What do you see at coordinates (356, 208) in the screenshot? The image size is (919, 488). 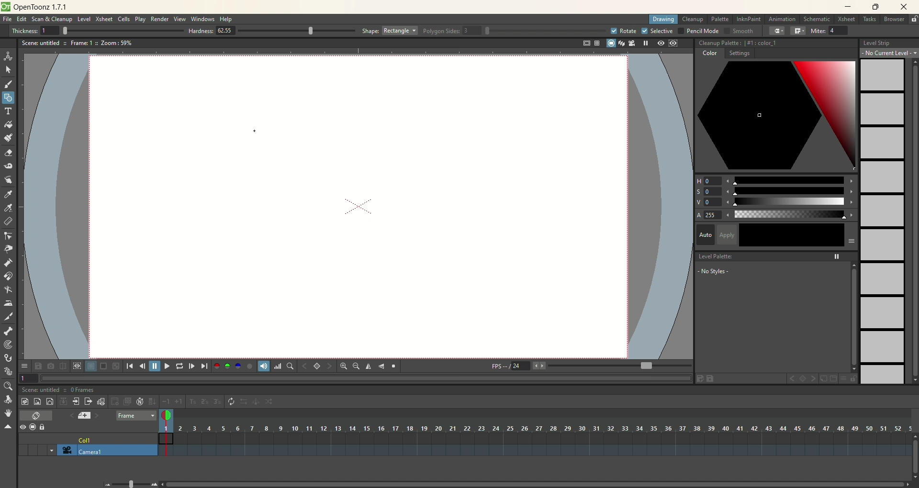 I see `working space` at bounding box center [356, 208].